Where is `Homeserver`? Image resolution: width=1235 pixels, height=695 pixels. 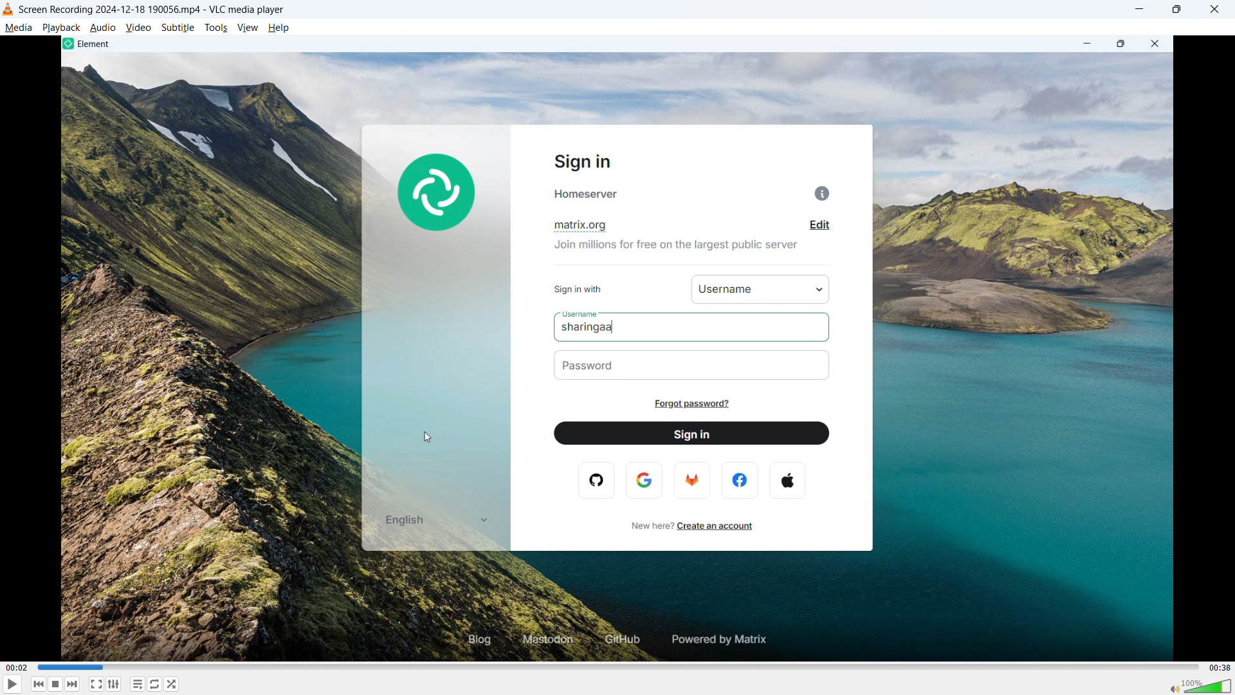
Homeserver is located at coordinates (696, 192).